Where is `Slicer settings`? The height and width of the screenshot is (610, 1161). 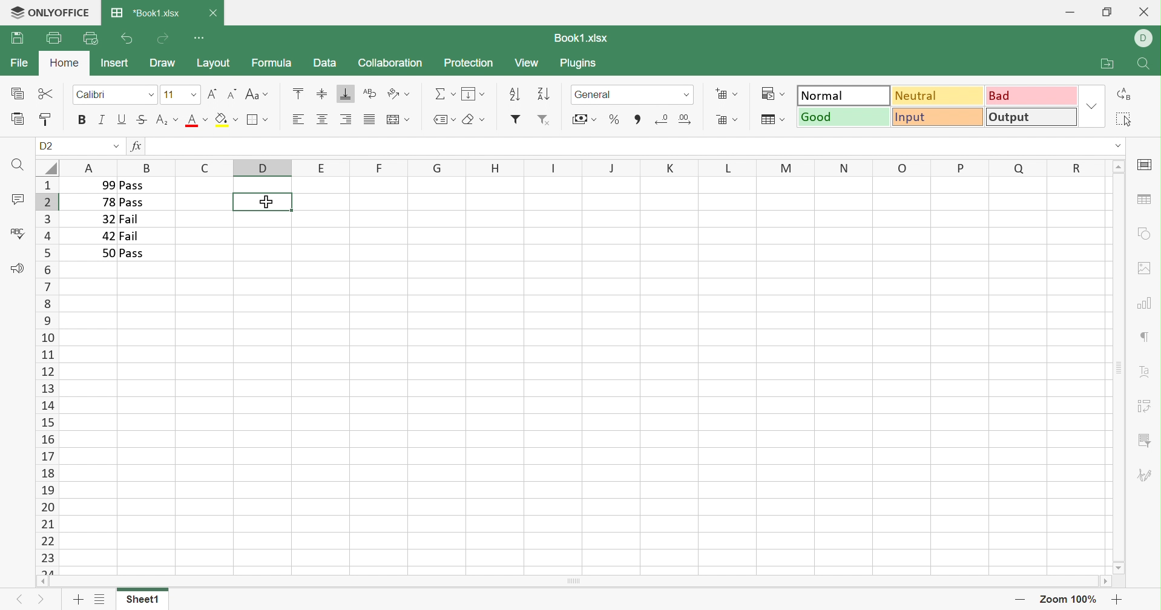 Slicer settings is located at coordinates (1146, 441).